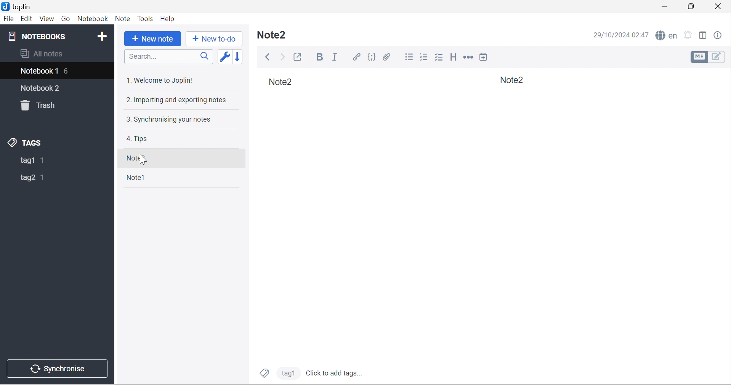  What do you see at coordinates (168, 122) in the screenshot?
I see `3. Synchronising your notes` at bounding box center [168, 122].